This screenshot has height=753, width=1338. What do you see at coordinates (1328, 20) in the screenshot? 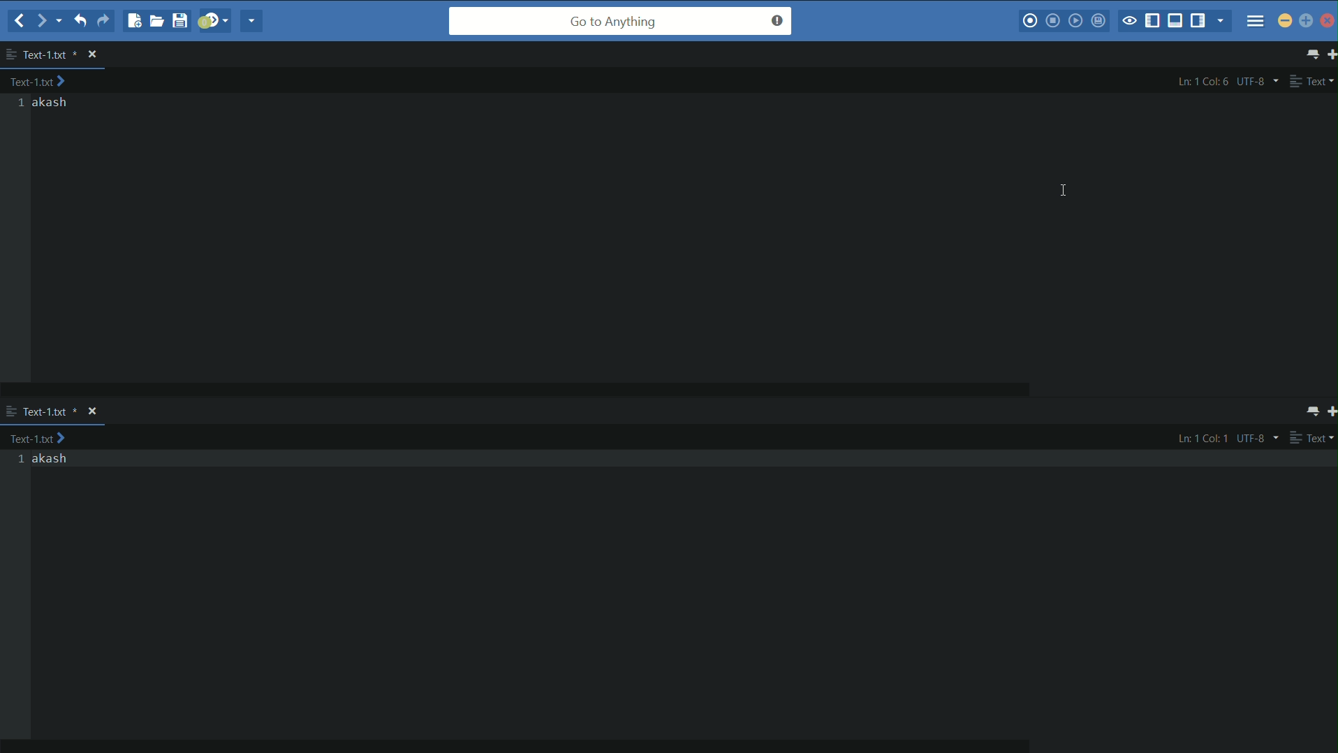
I see `Close` at bounding box center [1328, 20].